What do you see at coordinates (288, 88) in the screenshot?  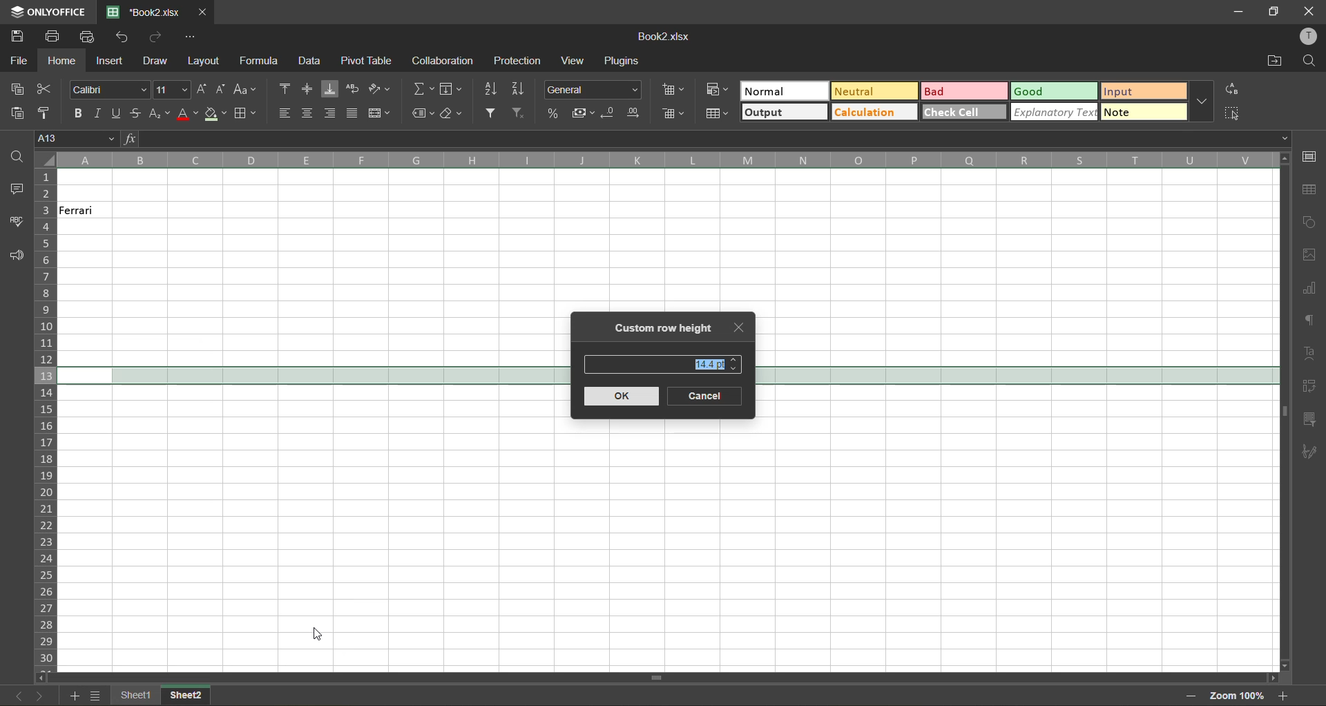 I see `align top` at bounding box center [288, 88].